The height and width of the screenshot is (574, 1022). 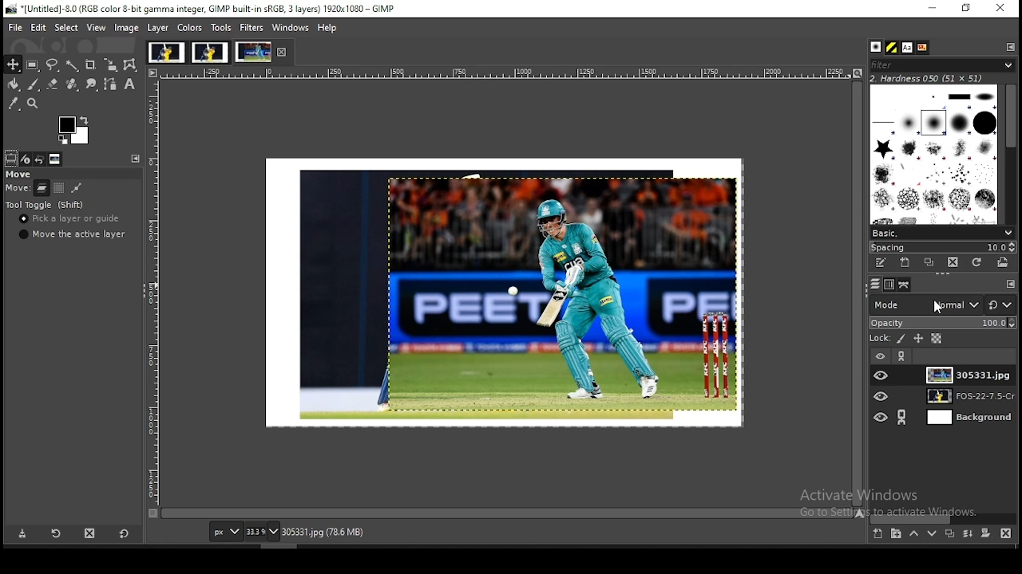 I want to click on filters, so click(x=252, y=26).